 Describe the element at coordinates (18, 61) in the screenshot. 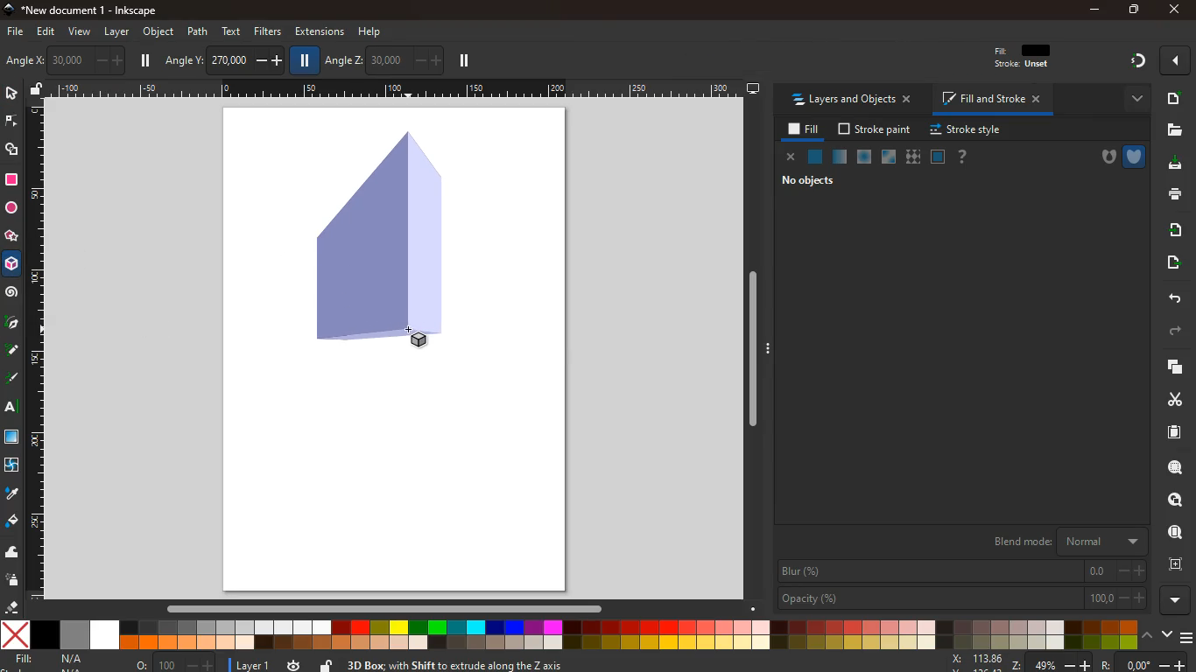

I see `photo` at that location.